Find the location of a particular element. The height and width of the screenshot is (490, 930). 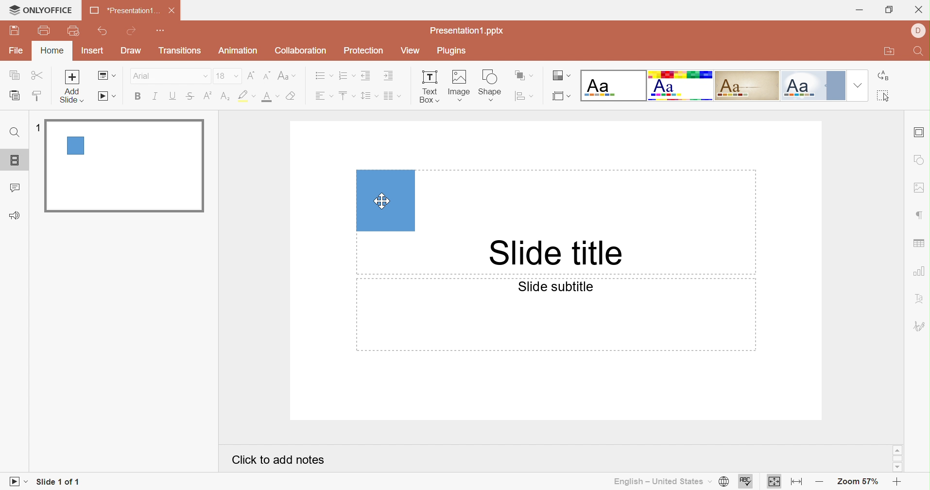

Slide 1 of 1 is located at coordinates (58, 481).